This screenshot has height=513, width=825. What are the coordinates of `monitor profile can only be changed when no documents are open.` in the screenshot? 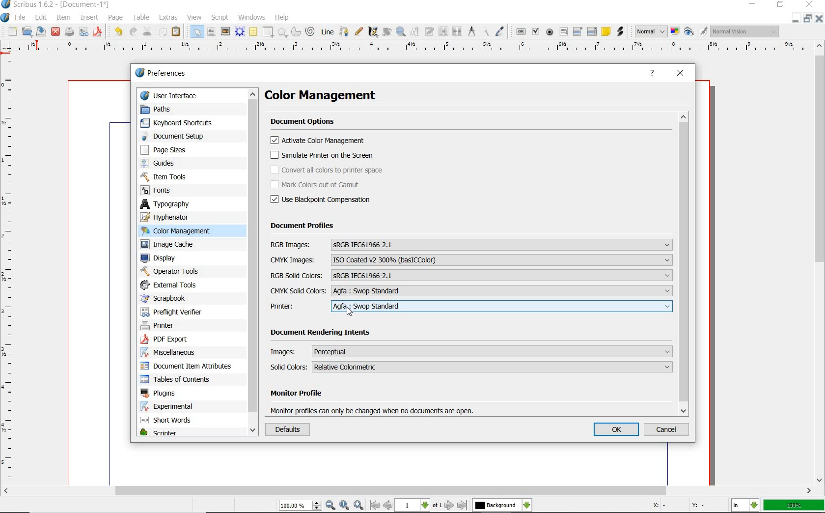 It's located at (374, 410).